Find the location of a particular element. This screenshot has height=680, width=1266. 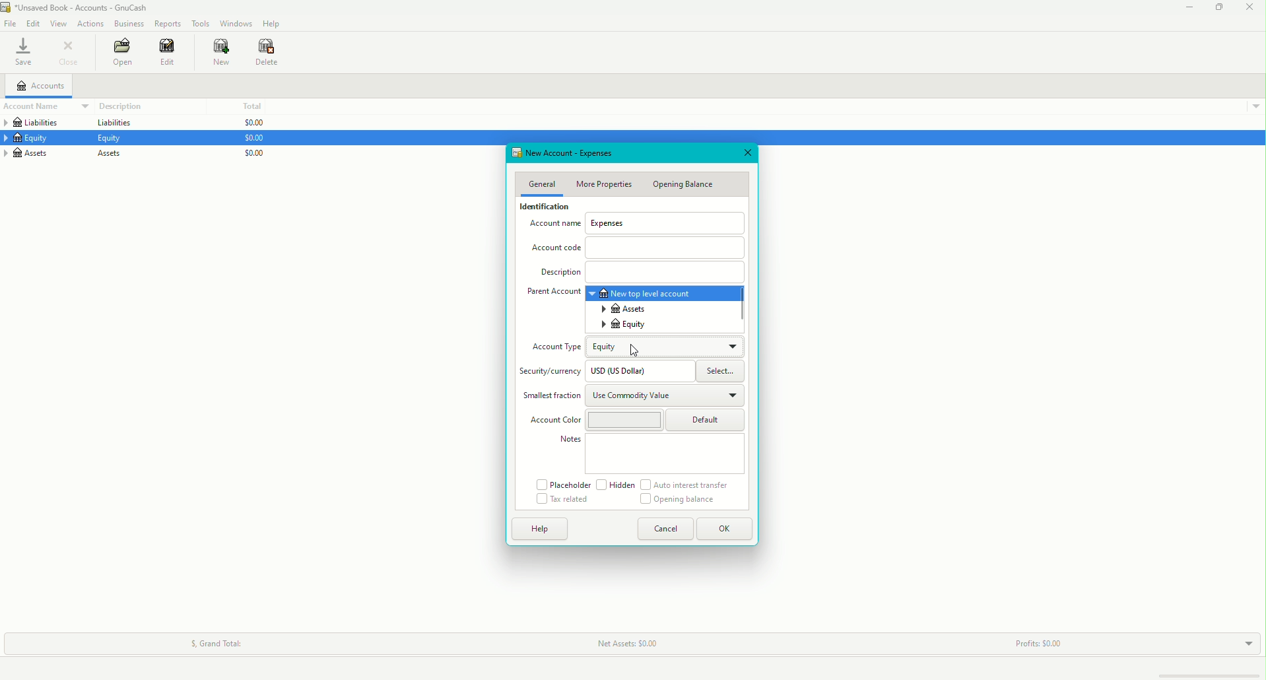

Tax related is located at coordinates (562, 500).